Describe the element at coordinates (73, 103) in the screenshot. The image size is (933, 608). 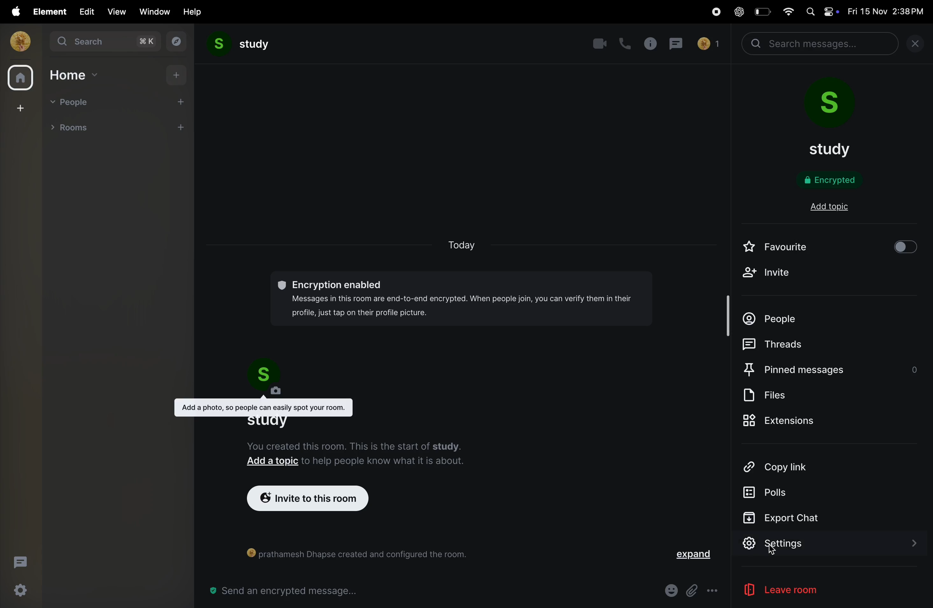
I see `people` at that location.